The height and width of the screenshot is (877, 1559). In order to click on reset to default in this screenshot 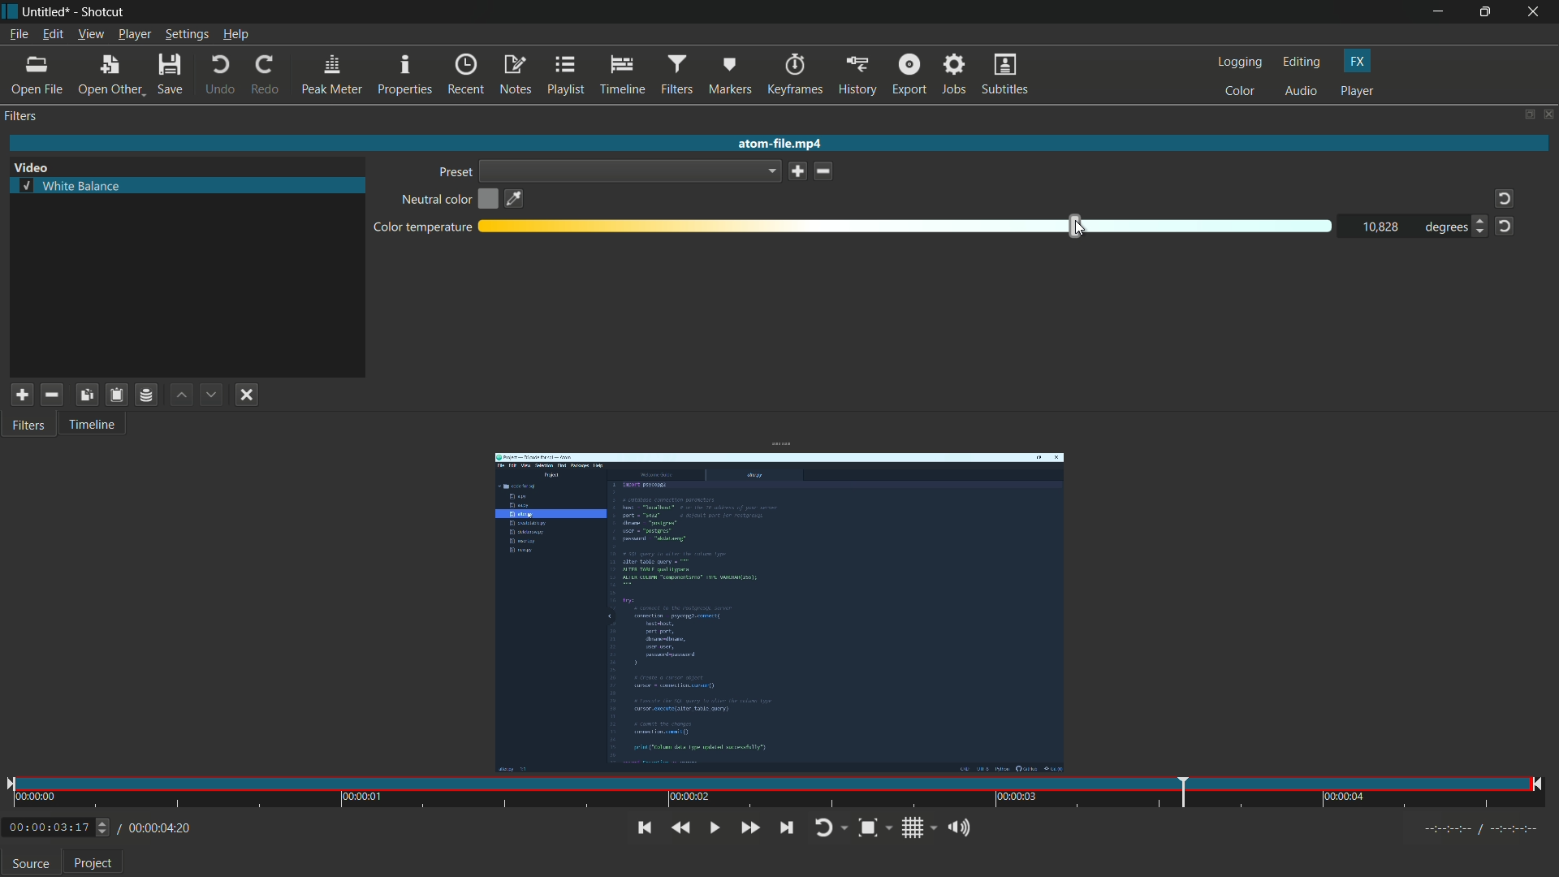, I will do `click(1505, 227)`.